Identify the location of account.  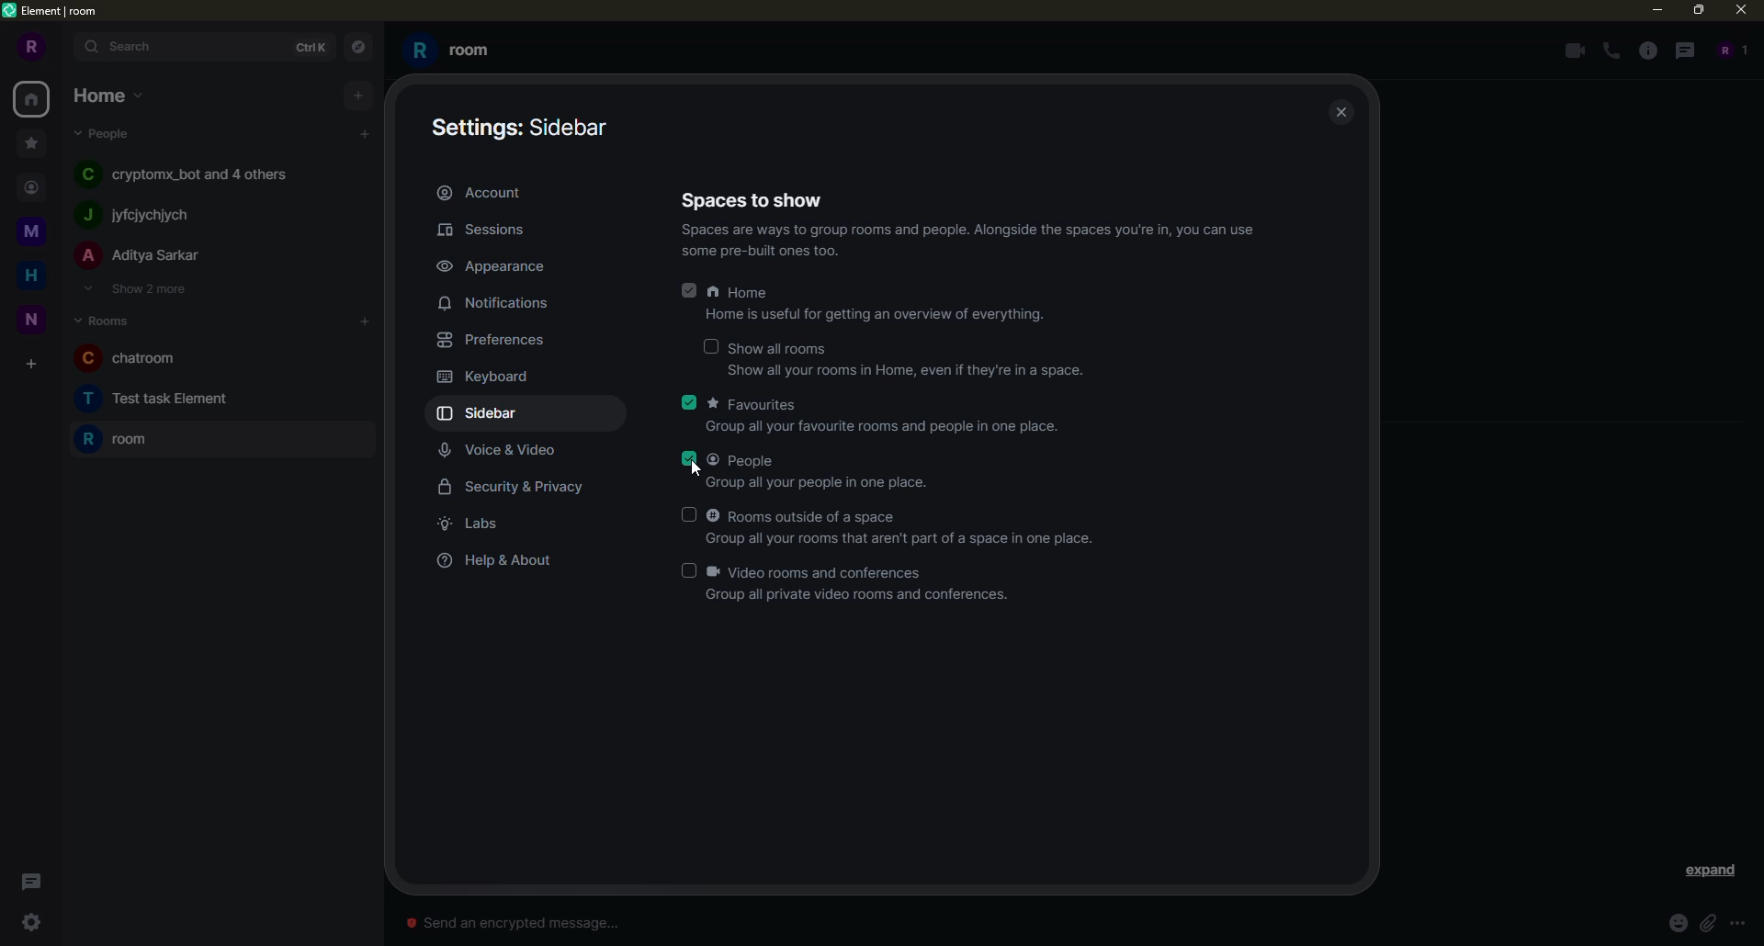
(481, 191).